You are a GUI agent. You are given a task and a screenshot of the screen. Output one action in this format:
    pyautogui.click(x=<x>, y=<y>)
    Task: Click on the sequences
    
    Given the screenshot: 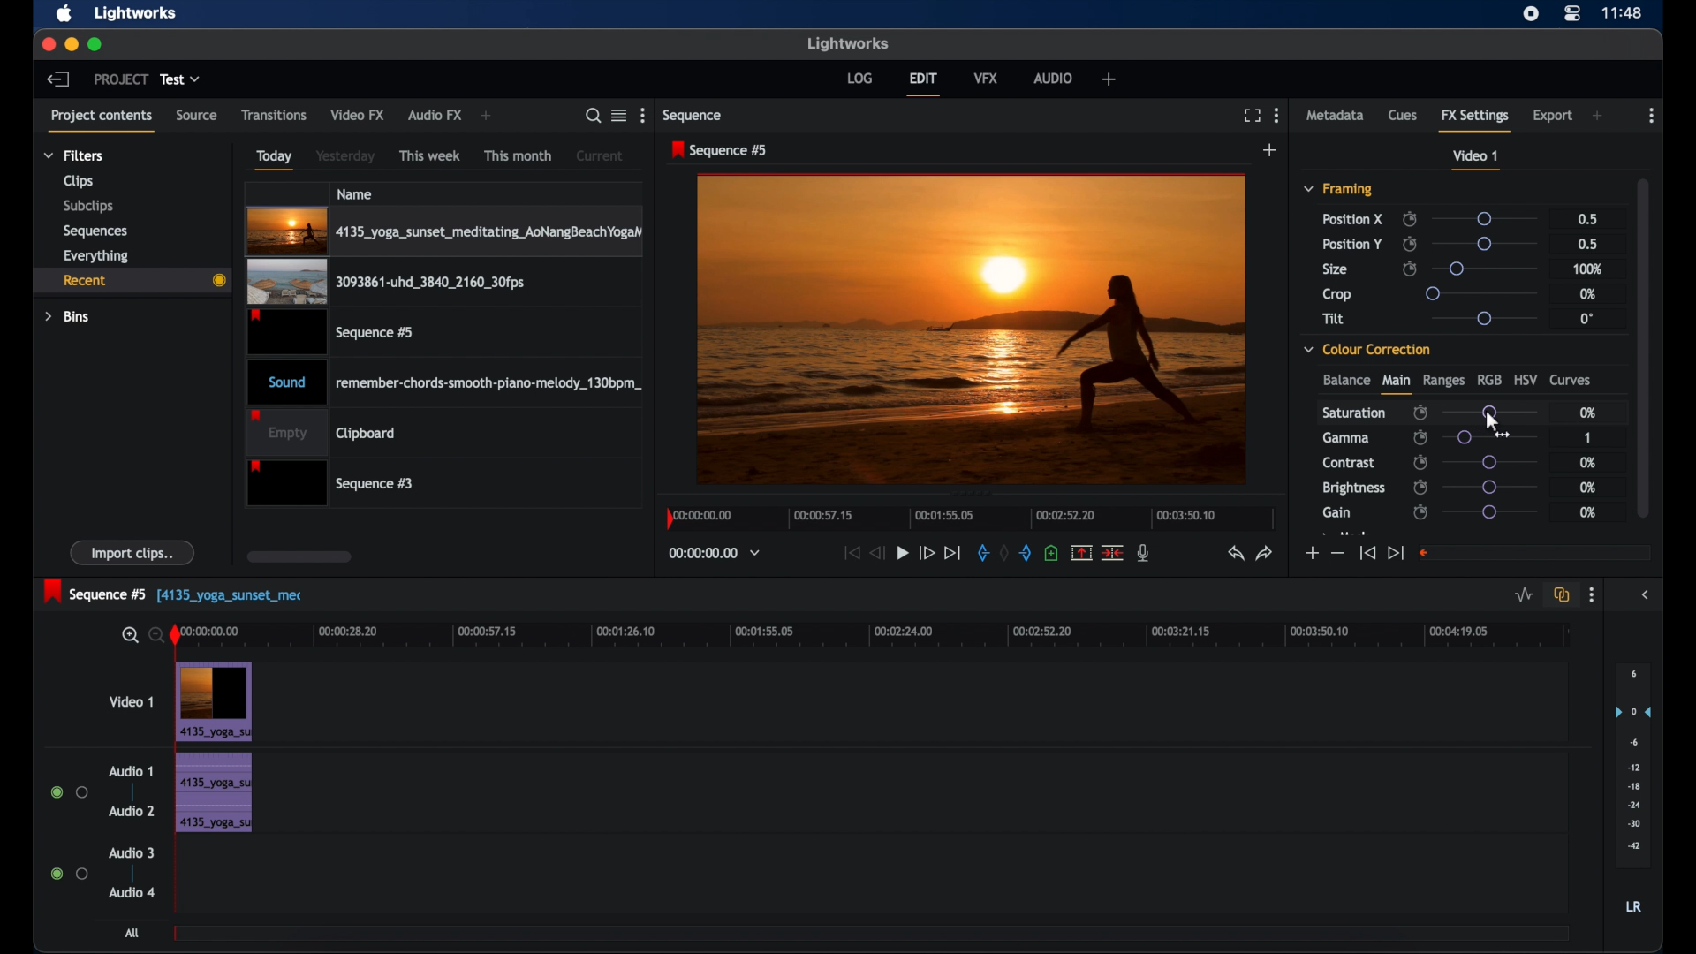 What is the action you would take?
    pyautogui.click(x=95, y=230)
    